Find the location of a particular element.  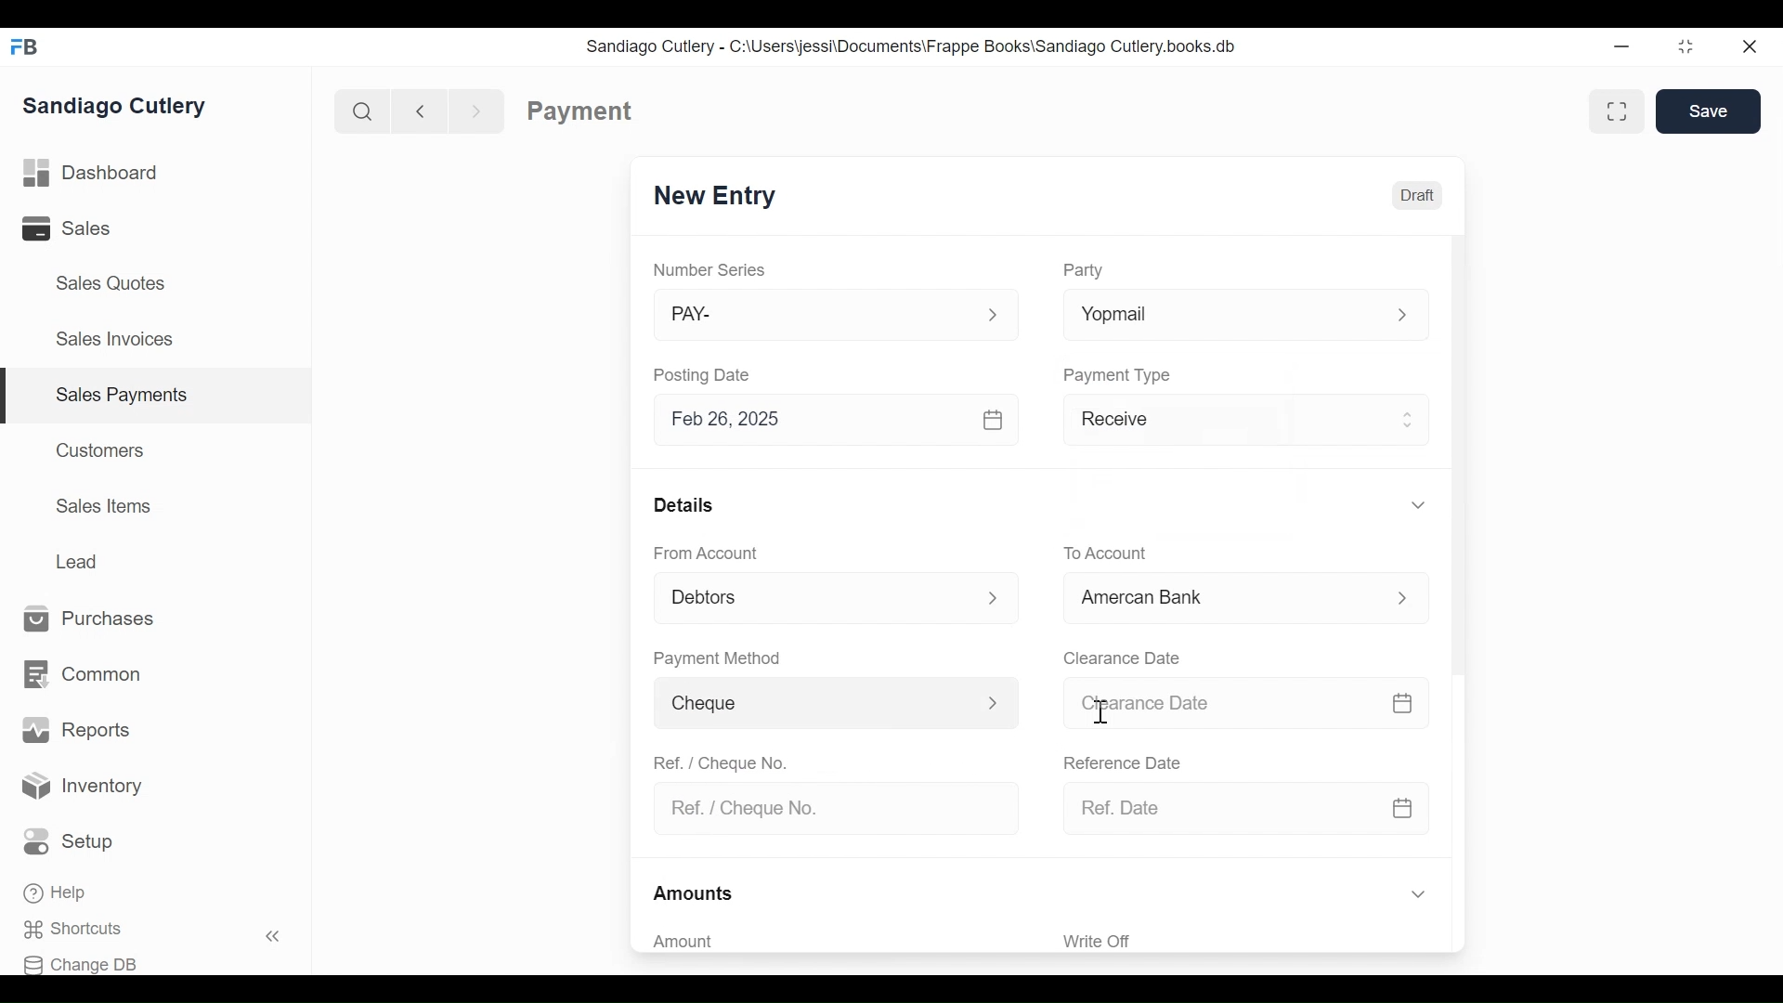

Clearance Date is located at coordinates (1123, 659).